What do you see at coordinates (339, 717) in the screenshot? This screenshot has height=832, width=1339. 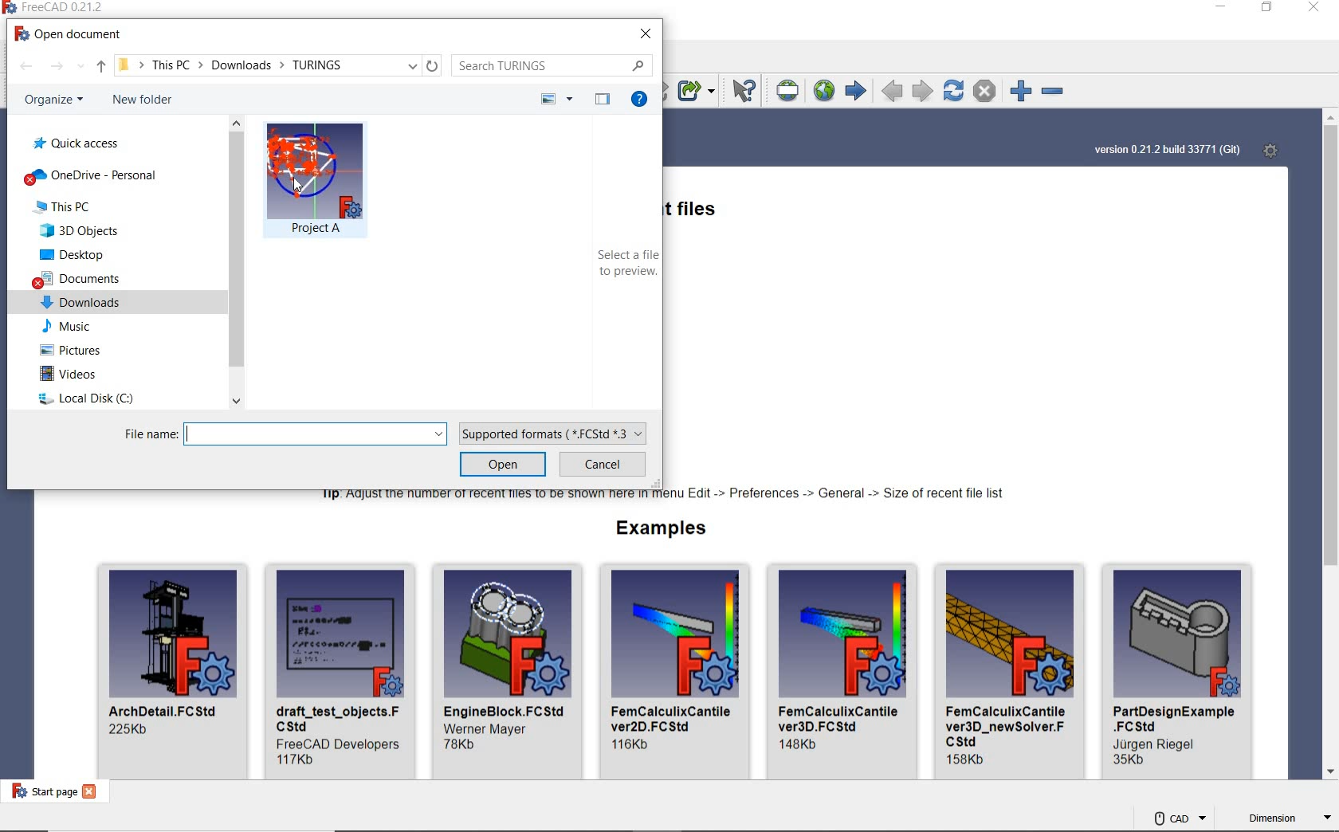 I see `name` at bounding box center [339, 717].